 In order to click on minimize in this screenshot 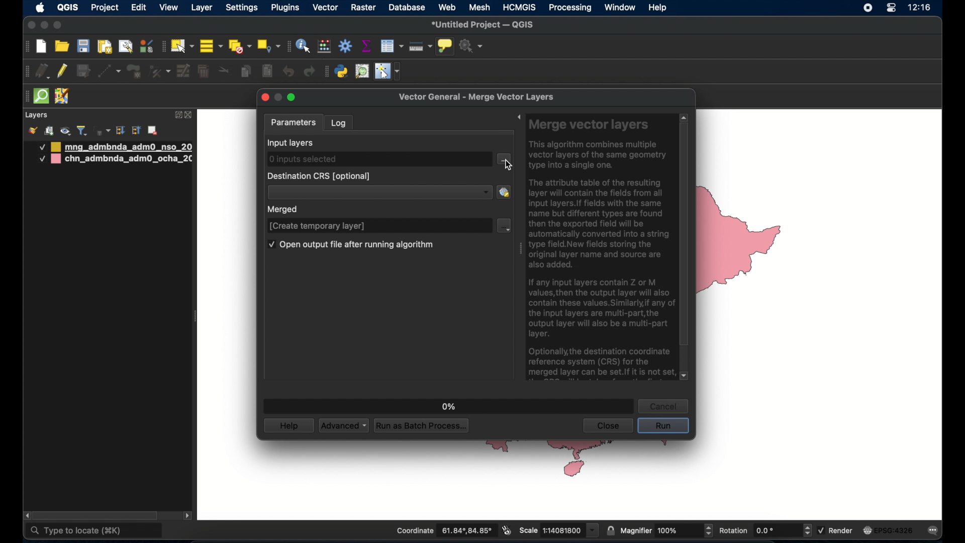, I will do `click(44, 26)`.